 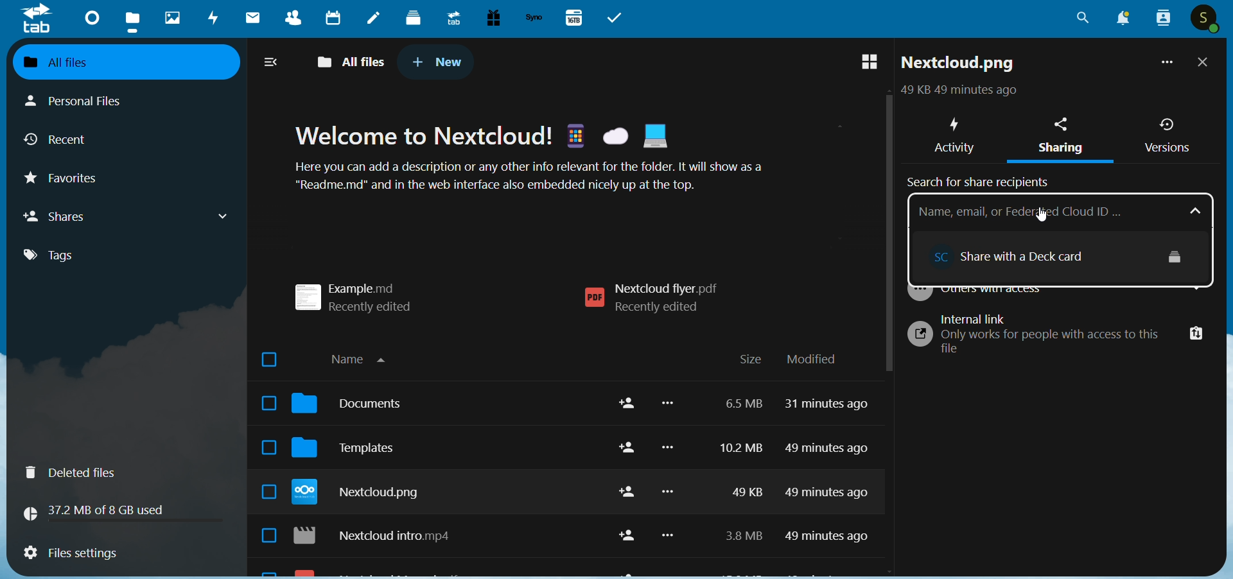 I want to click on shares, so click(x=128, y=216).